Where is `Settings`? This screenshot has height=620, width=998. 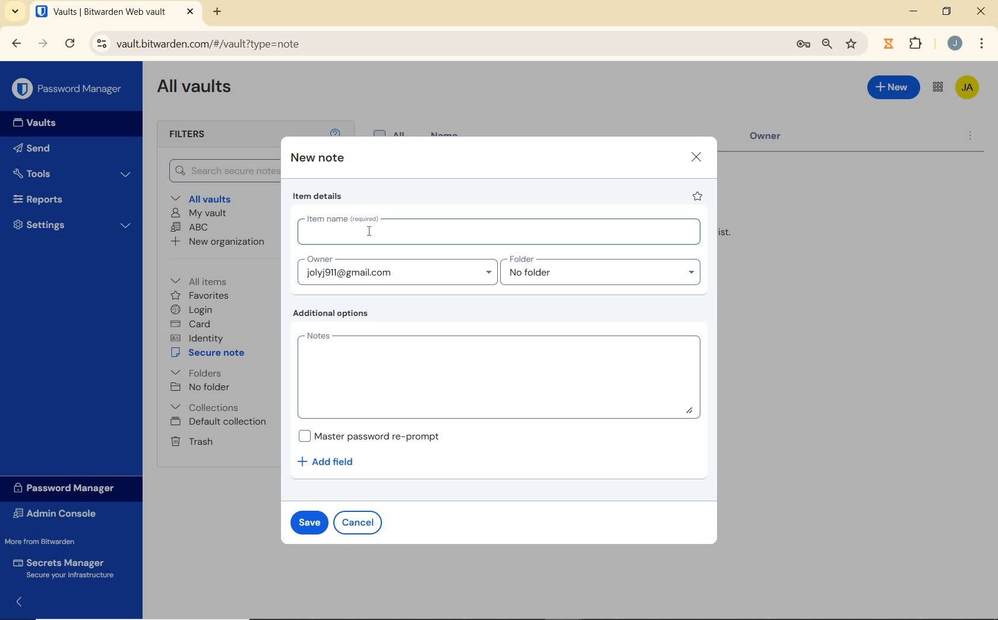 Settings is located at coordinates (71, 224).